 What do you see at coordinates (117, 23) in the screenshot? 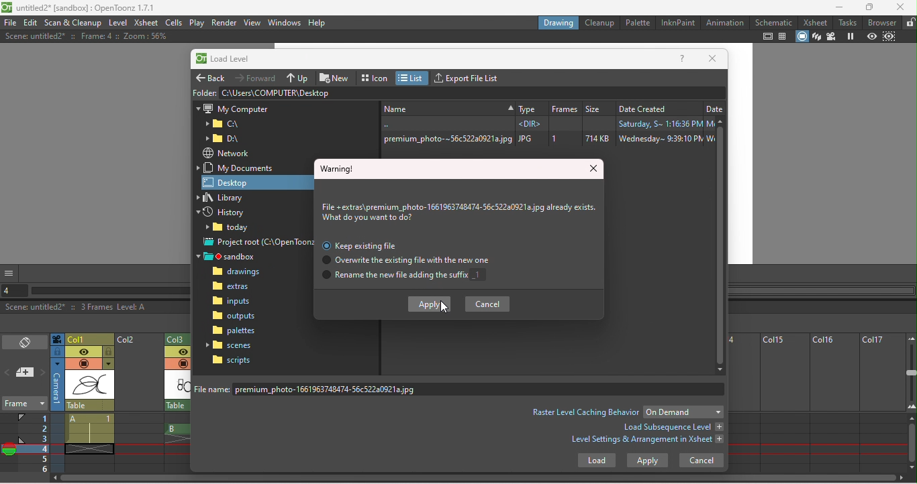
I see `Level` at bounding box center [117, 23].